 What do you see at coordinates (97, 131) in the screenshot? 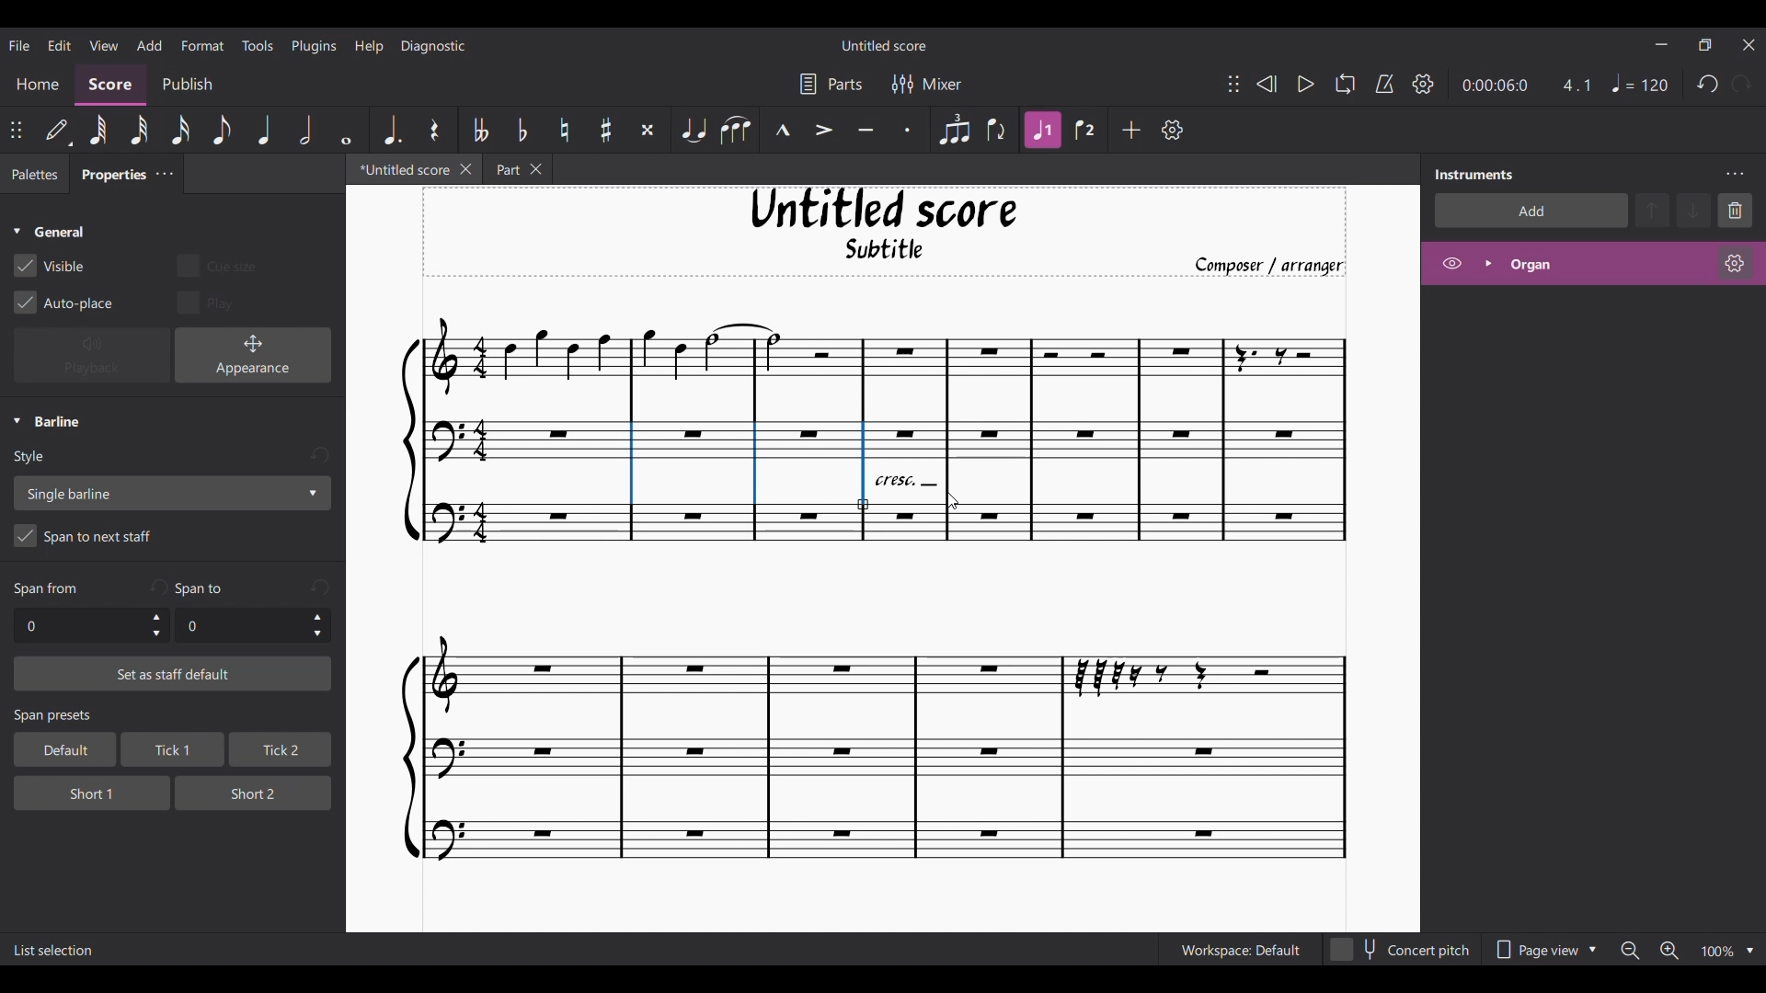
I see `64th note` at bounding box center [97, 131].